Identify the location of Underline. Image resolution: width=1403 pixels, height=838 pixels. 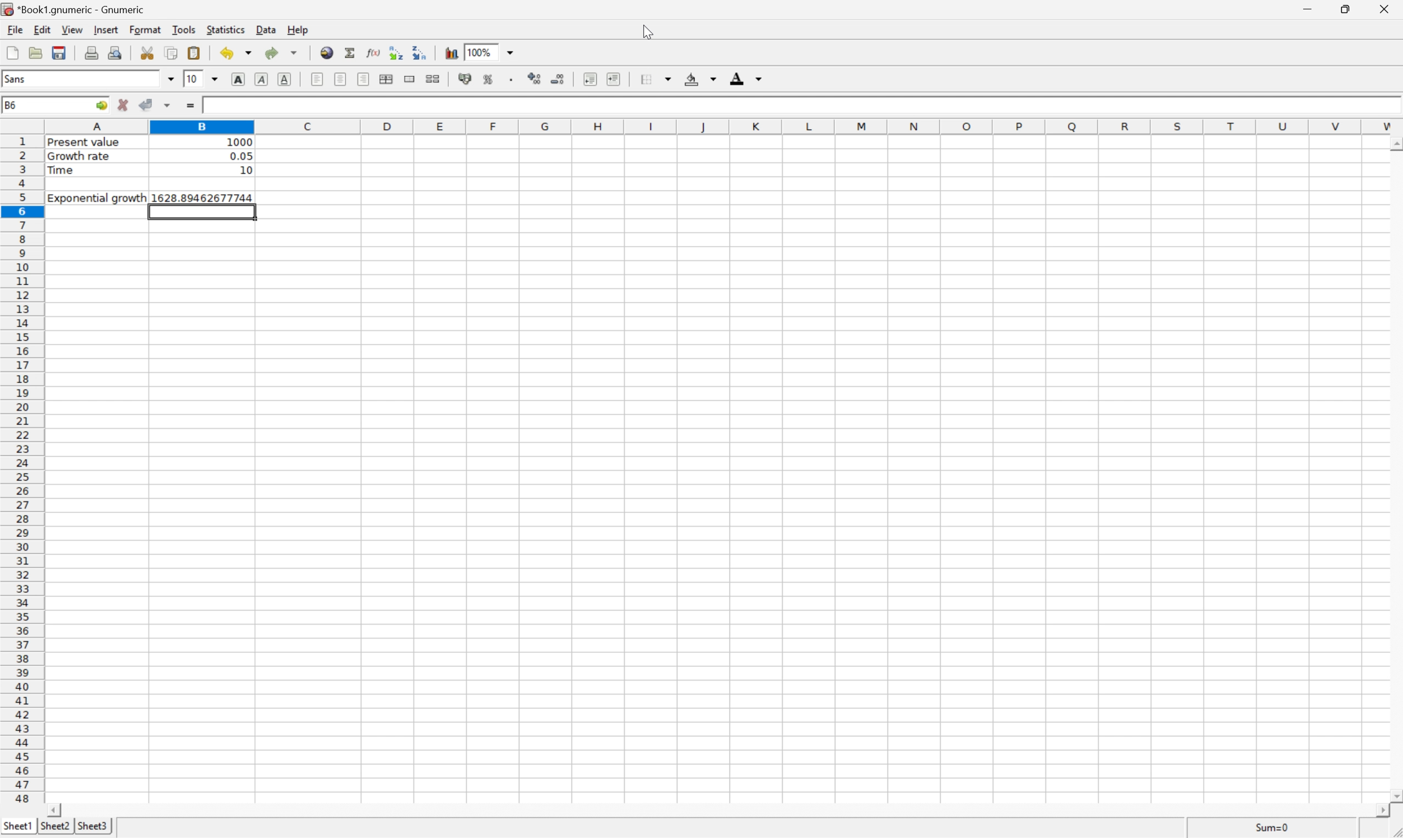
(284, 80).